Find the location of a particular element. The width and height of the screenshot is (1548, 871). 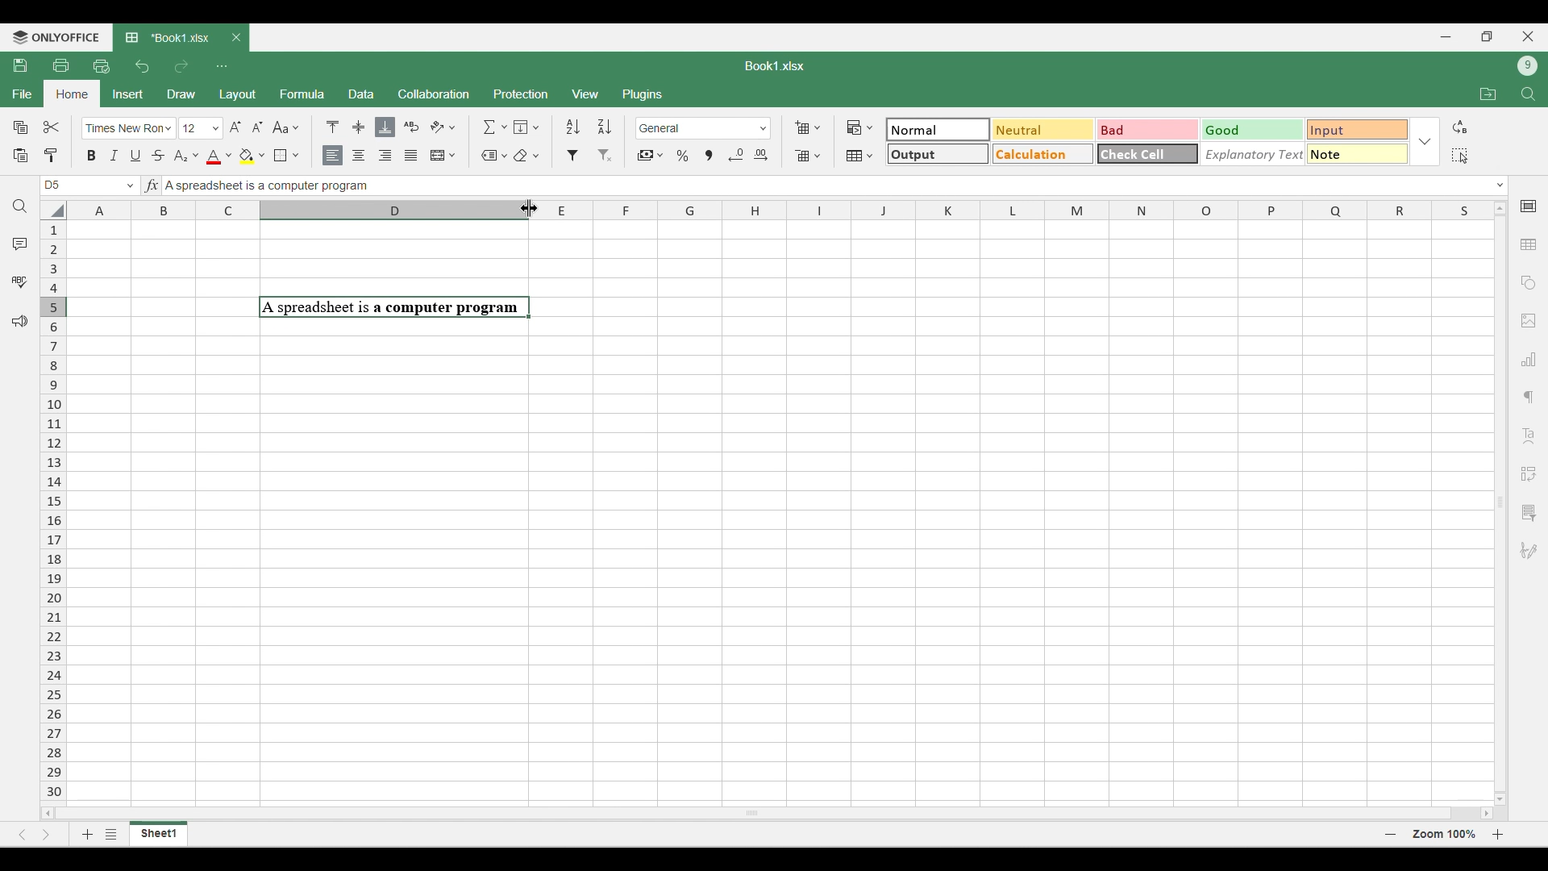

Search is located at coordinates (21, 206).